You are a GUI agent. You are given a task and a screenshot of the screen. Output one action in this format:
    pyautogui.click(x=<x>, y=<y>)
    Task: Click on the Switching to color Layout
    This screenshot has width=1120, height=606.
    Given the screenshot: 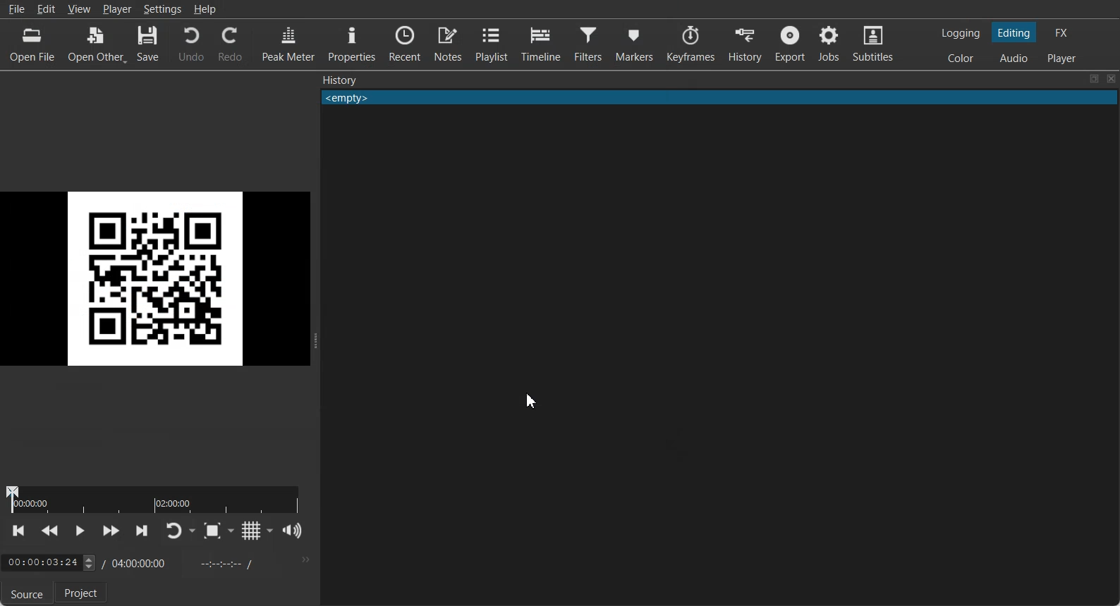 What is the action you would take?
    pyautogui.click(x=961, y=58)
    